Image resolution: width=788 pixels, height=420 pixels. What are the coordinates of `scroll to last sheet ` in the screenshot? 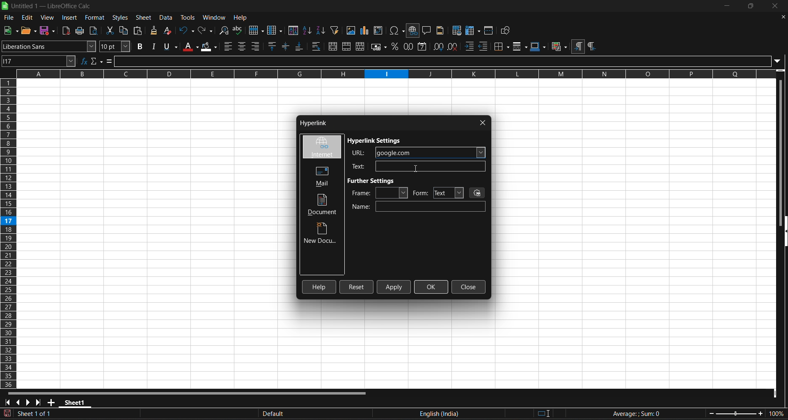 It's located at (38, 403).